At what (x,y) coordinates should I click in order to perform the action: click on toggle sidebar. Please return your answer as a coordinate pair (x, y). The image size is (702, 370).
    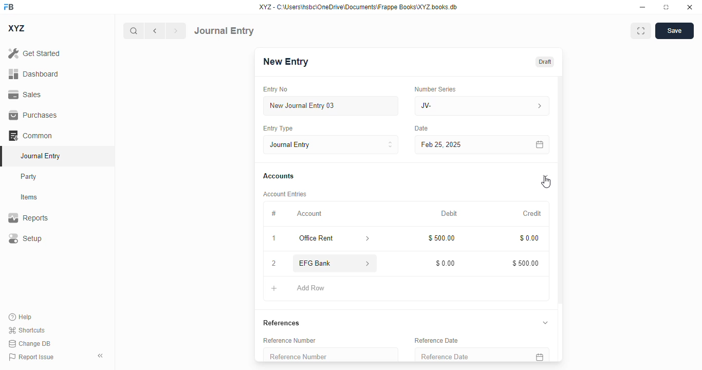
    Looking at the image, I should click on (101, 356).